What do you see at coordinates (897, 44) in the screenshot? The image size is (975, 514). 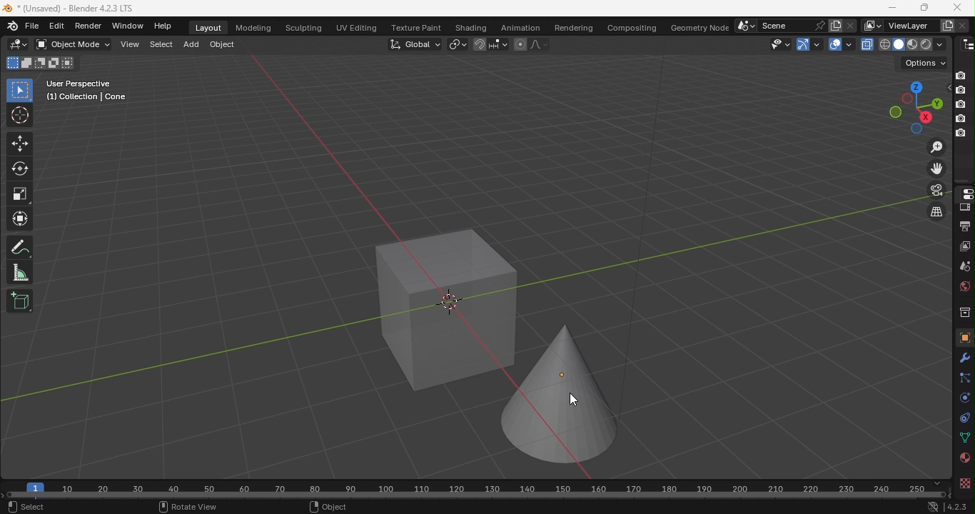 I see `viewpoint shader: solid` at bounding box center [897, 44].